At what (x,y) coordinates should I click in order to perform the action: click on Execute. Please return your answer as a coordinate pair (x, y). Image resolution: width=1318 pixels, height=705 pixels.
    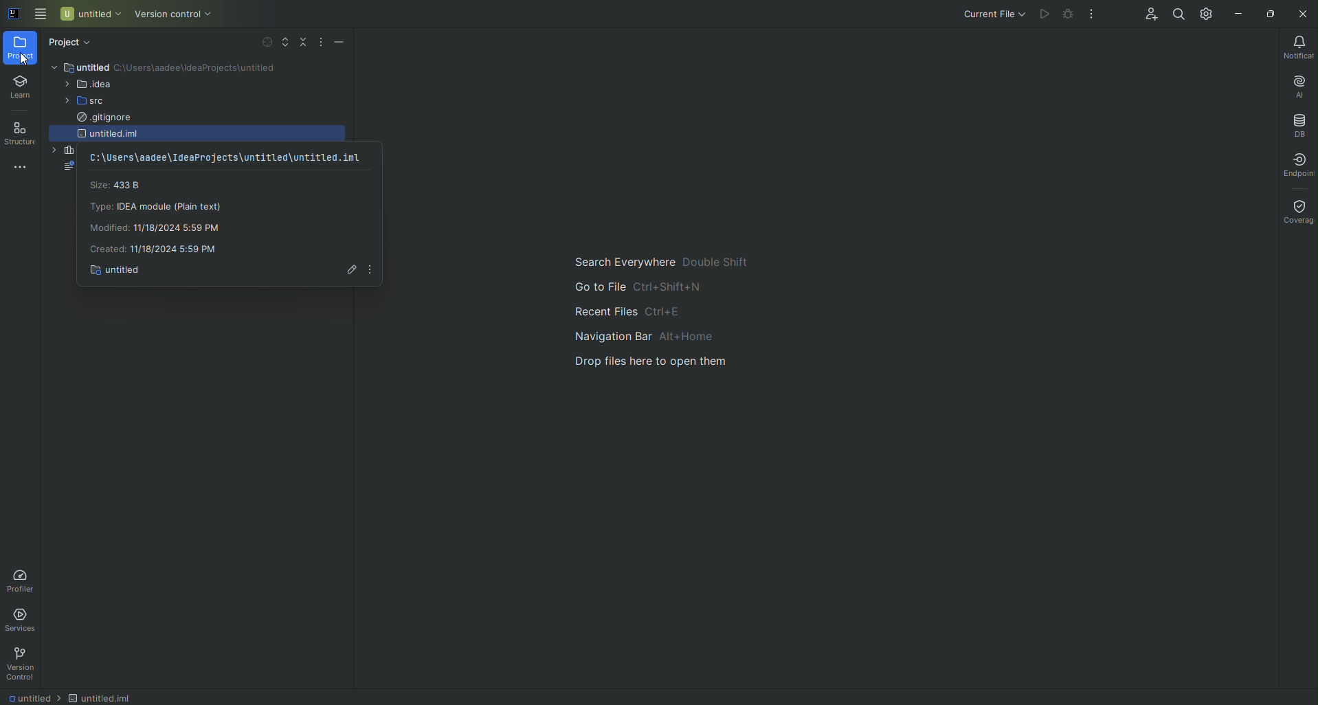
    Looking at the image, I should click on (1043, 14).